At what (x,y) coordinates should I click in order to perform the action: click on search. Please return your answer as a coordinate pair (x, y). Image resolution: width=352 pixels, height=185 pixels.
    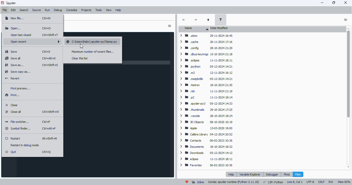
    Looking at the image, I should click on (24, 10).